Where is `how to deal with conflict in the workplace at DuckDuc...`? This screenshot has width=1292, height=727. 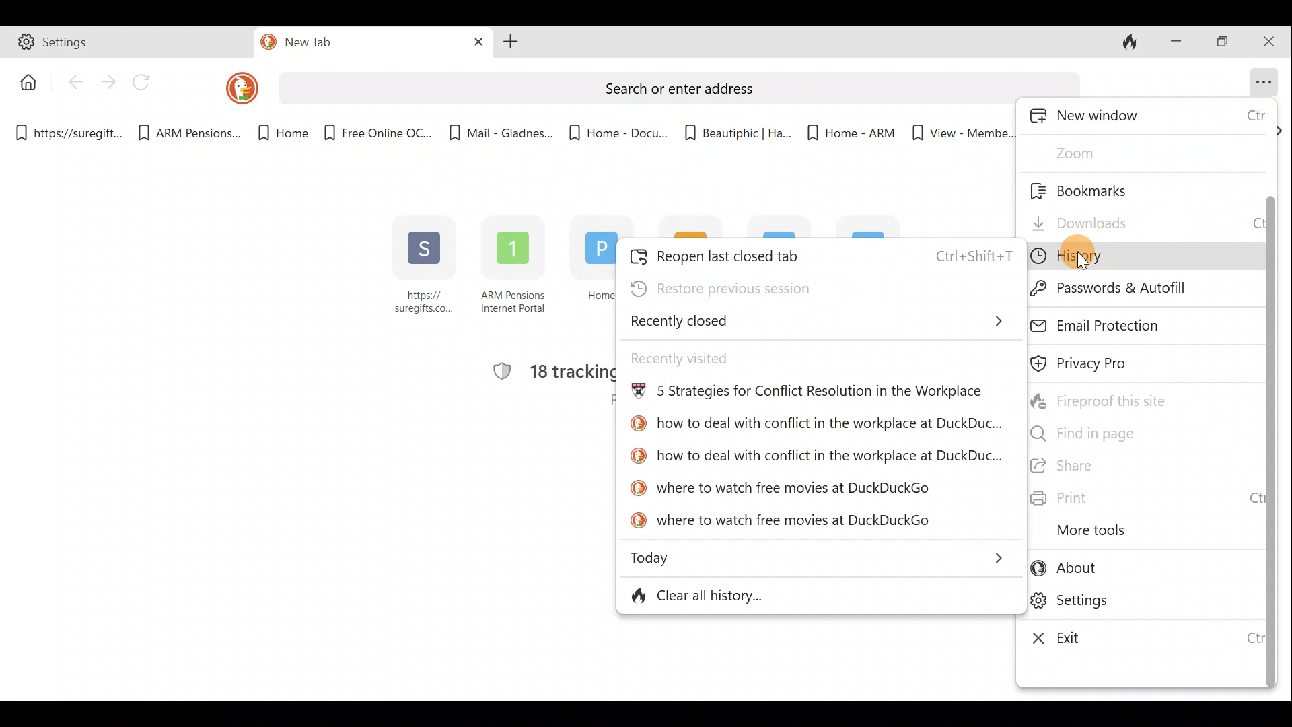 how to deal with conflict in the workplace at DuckDuc... is located at coordinates (814, 426).